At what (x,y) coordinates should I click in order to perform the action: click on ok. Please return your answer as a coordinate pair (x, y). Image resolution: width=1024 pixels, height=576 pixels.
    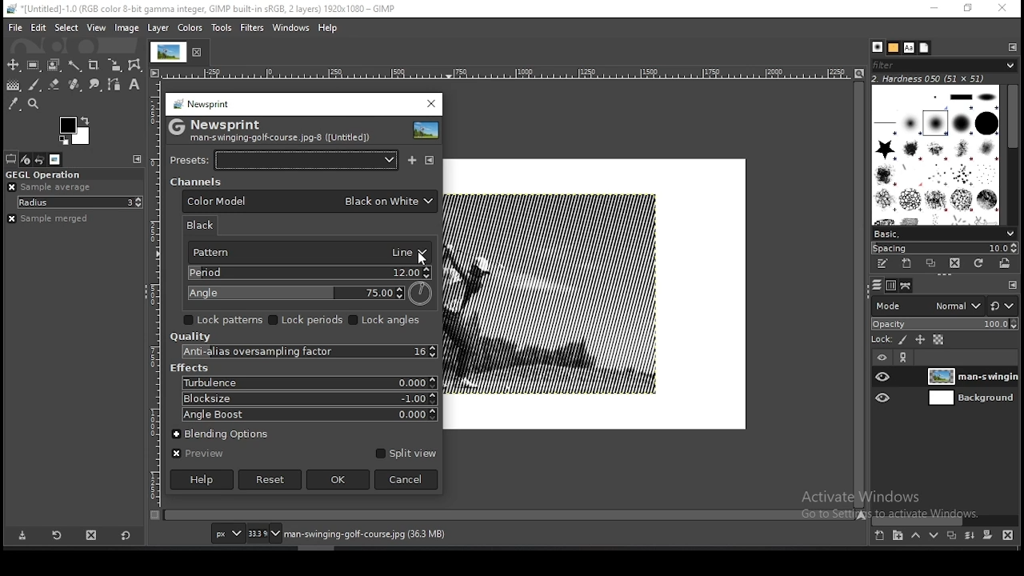
    Looking at the image, I should click on (337, 479).